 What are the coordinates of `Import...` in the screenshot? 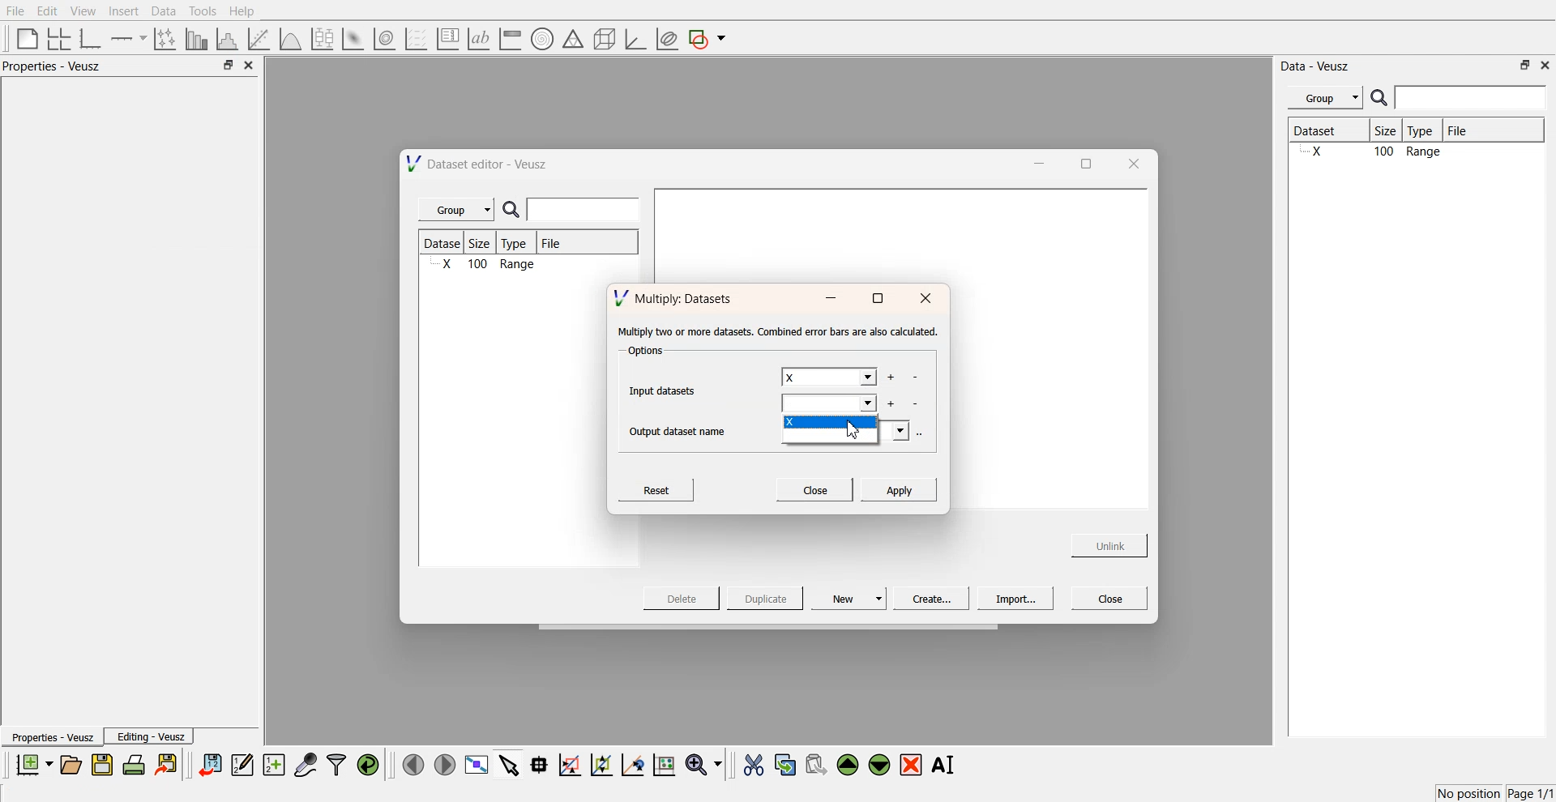 It's located at (1015, 599).